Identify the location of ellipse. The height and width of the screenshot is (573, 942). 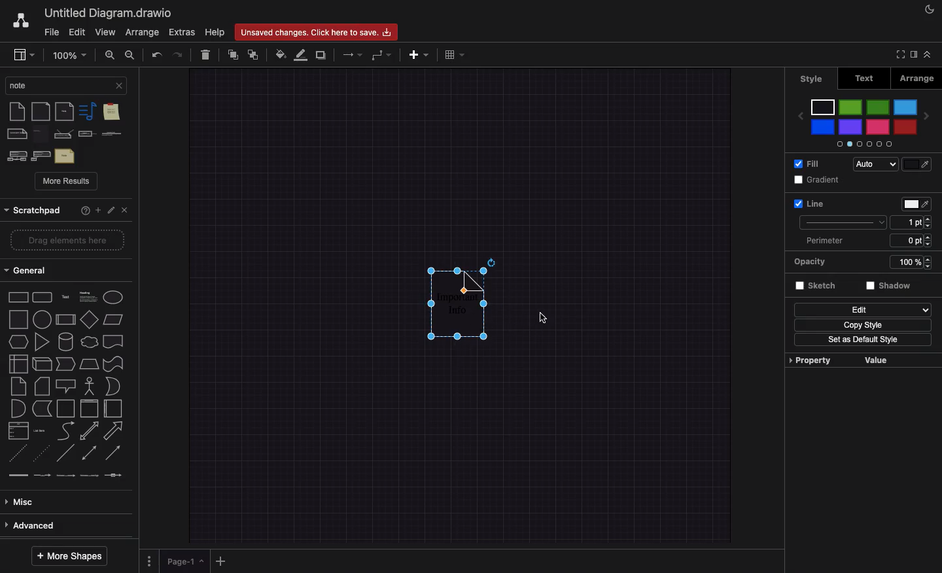
(114, 297).